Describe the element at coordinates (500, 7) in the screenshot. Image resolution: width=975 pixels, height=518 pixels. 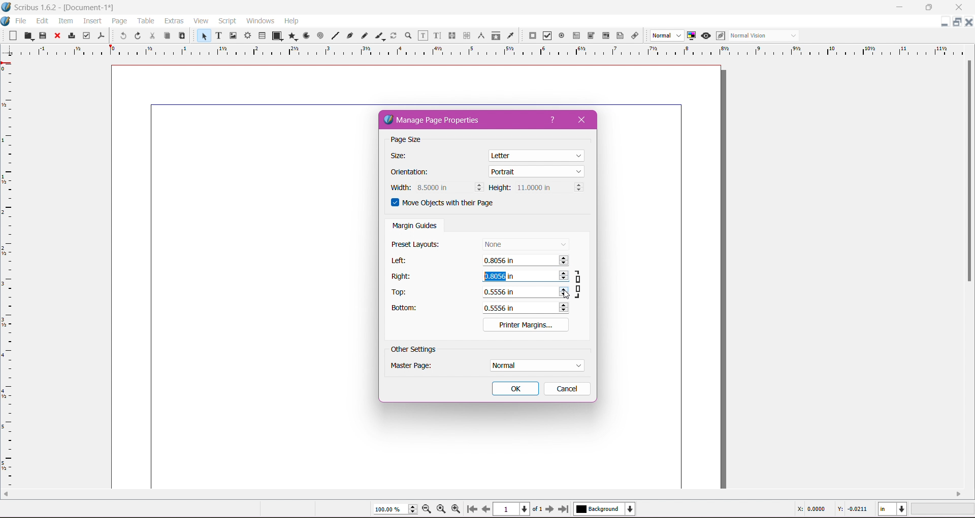
I see `Title Bar color change on click` at that location.